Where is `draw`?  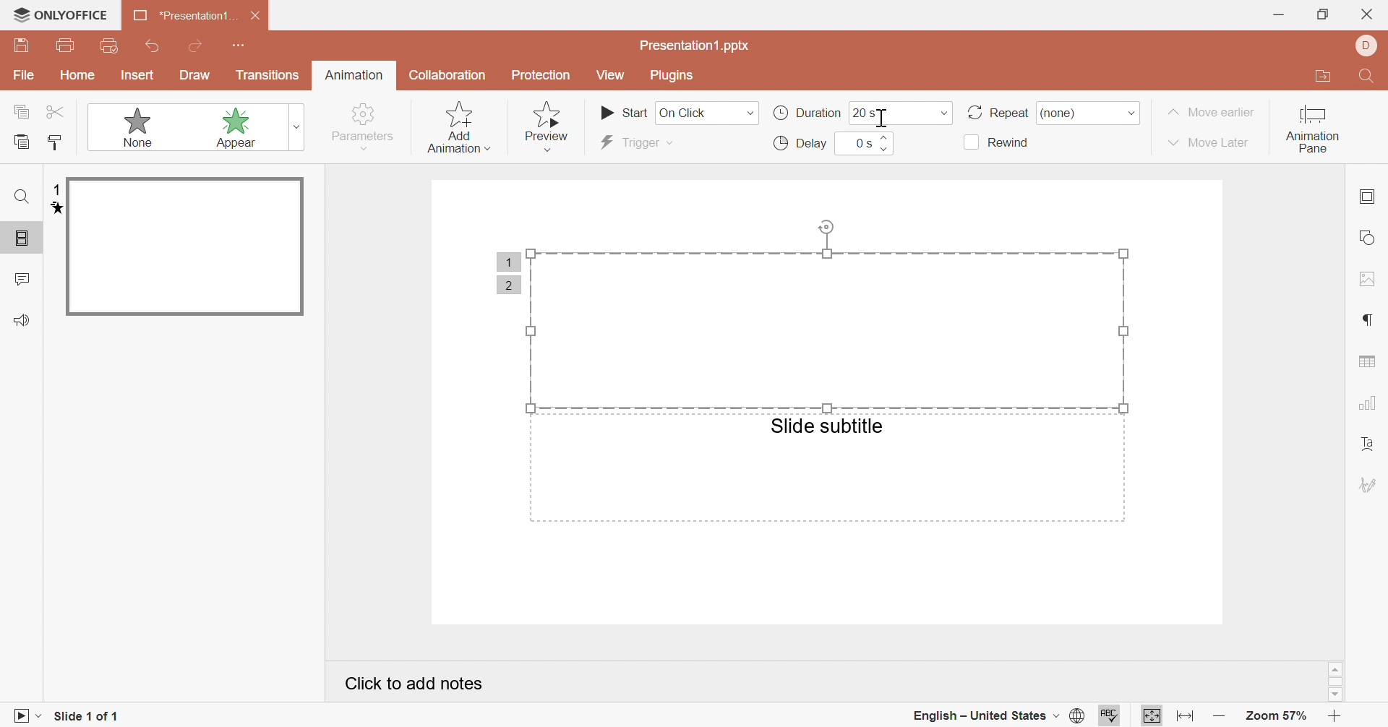 draw is located at coordinates (194, 75).